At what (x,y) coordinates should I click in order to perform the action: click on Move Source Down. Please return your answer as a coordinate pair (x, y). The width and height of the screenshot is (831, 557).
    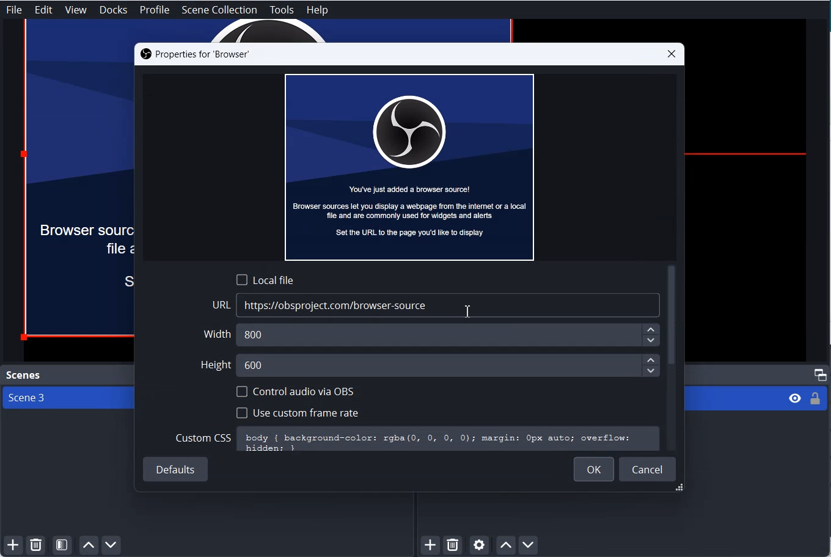
    Looking at the image, I should click on (529, 544).